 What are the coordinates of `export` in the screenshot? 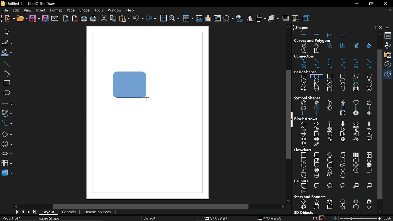 It's located at (66, 19).